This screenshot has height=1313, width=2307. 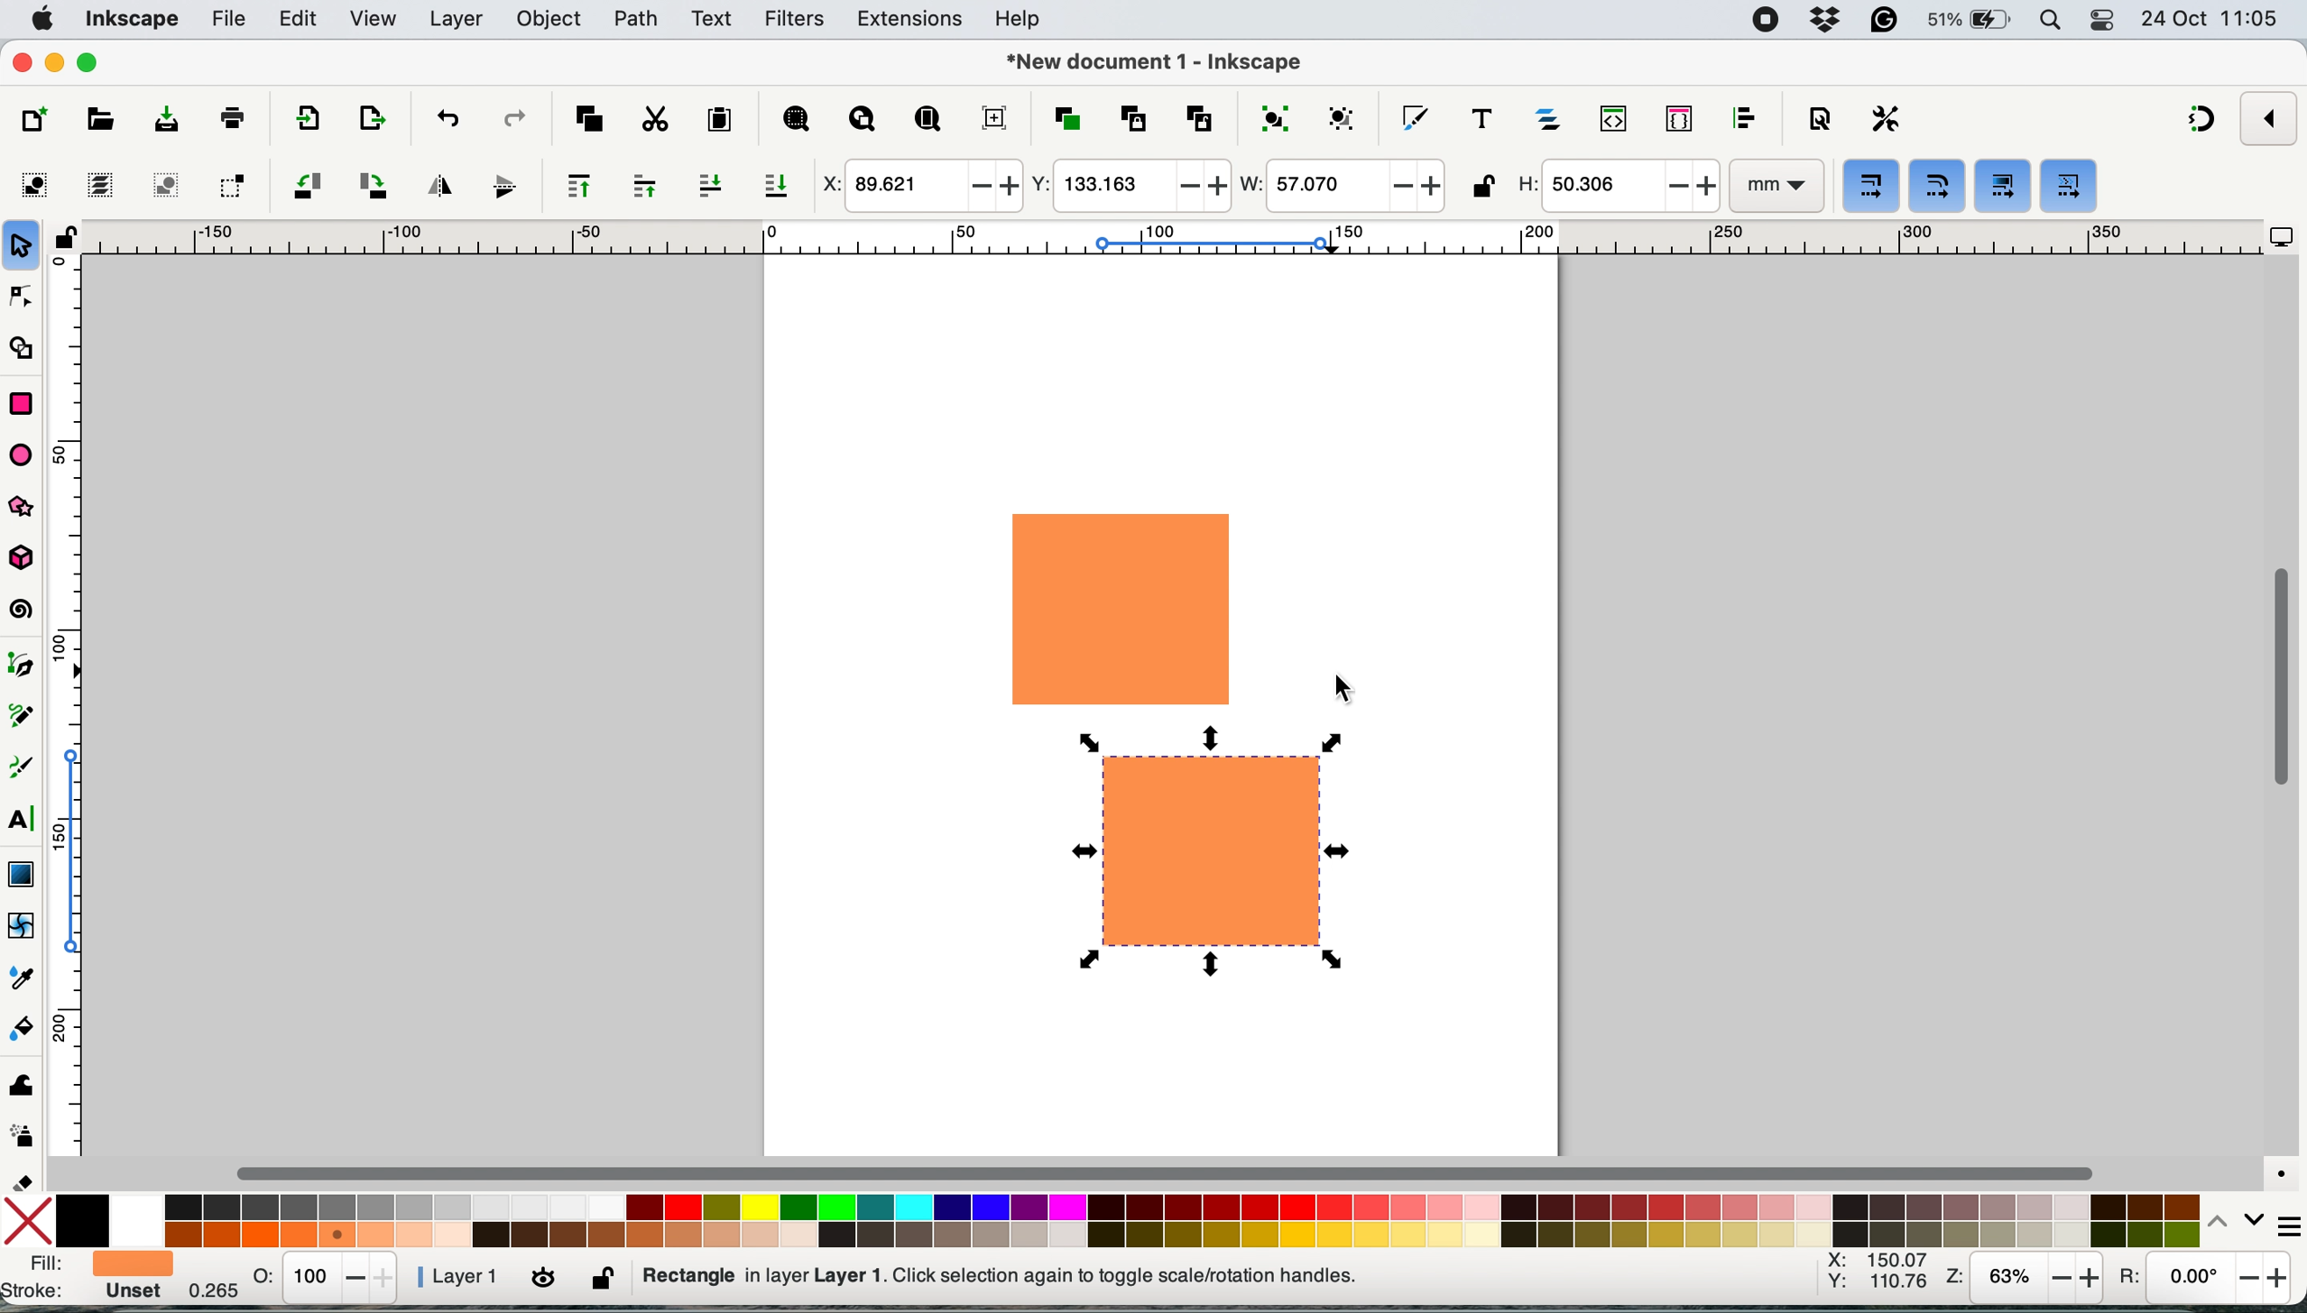 I want to click on no objects selected, so click(x=1115, y=1276).